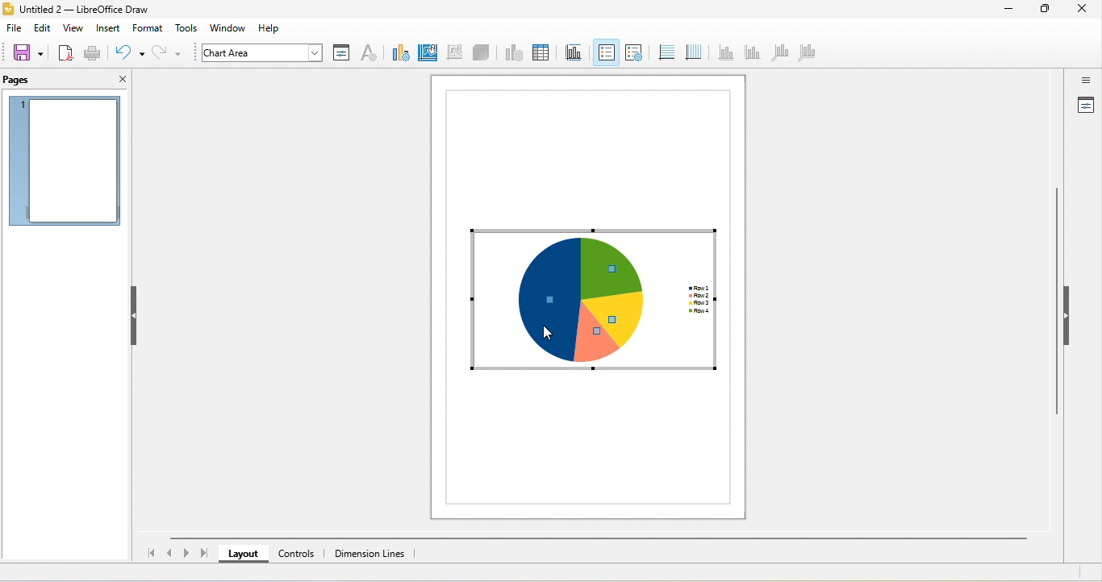 The height and width of the screenshot is (582, 1102). Describe the element at coordinates (591, 300) in the screenshot. I see `all data points marked` at that location.